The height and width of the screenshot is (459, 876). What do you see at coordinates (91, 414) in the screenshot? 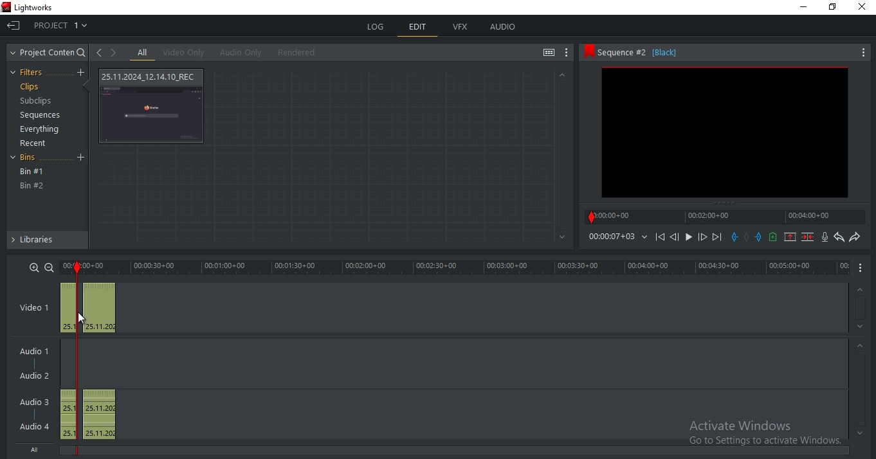
I see `audio` at bounding box center [91, 414].